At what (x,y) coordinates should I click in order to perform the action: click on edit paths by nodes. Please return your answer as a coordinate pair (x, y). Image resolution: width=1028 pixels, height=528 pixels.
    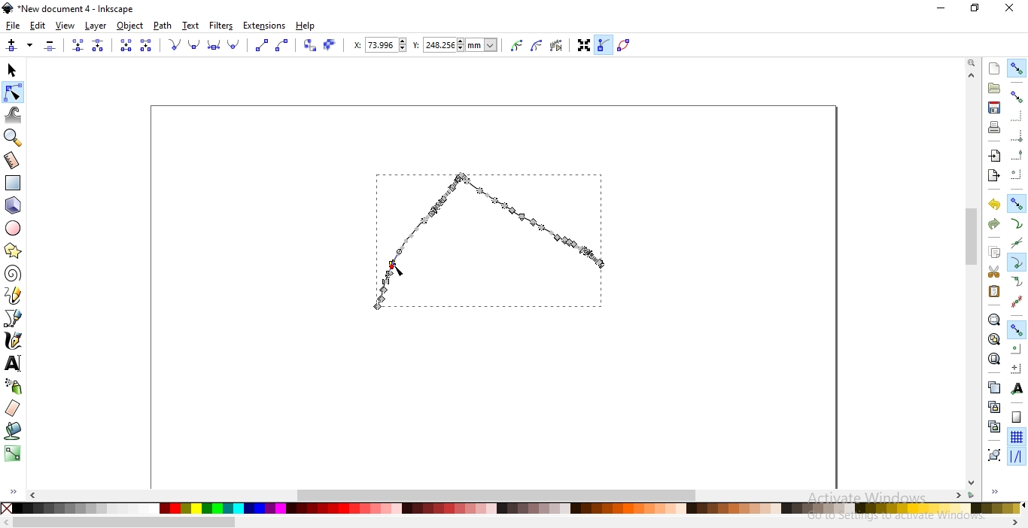
    Looking at the image, I should click on (12, 93).